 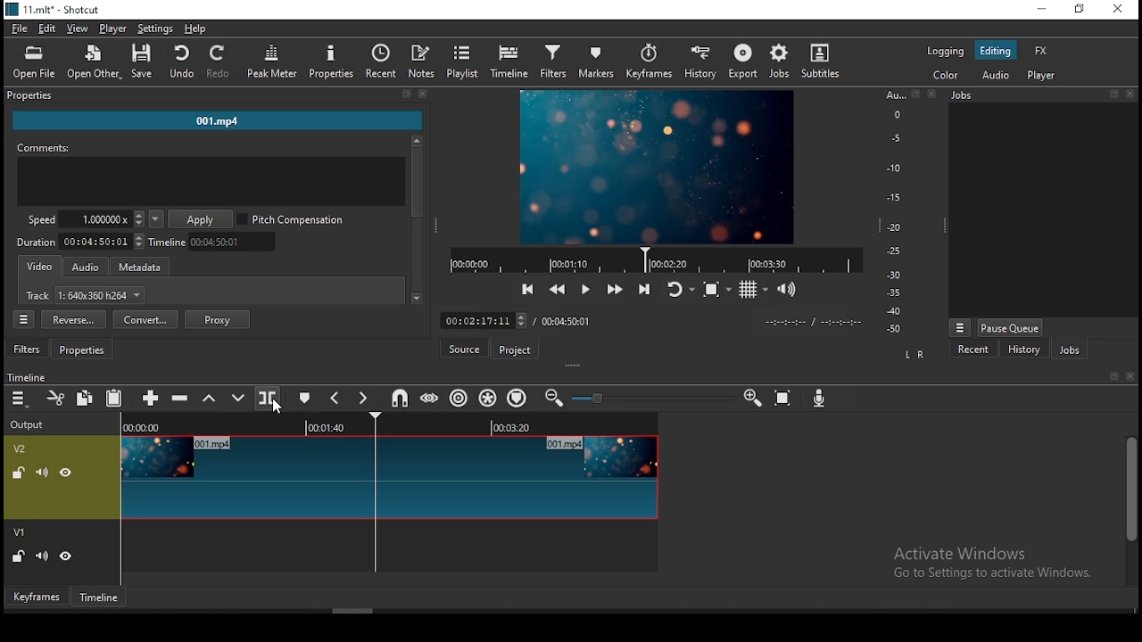 What do you see at coordinates (15, 471) in the screenshot?
I see `(UN)LOCK` at bounding box center [15, 471].